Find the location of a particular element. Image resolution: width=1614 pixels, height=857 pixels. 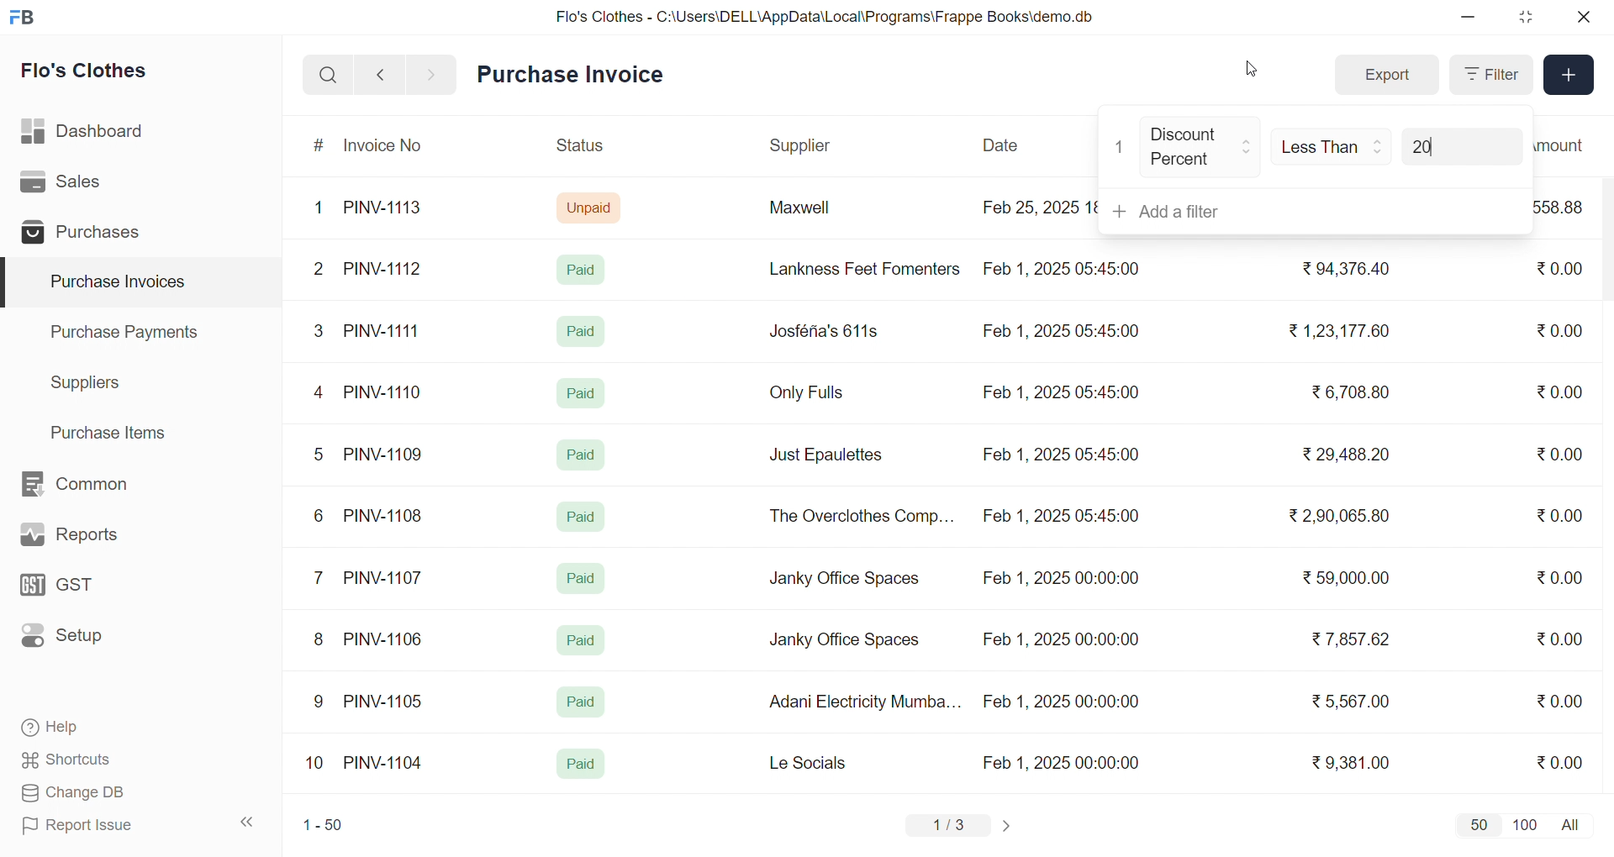

Status is located at coordinates (578, 148).